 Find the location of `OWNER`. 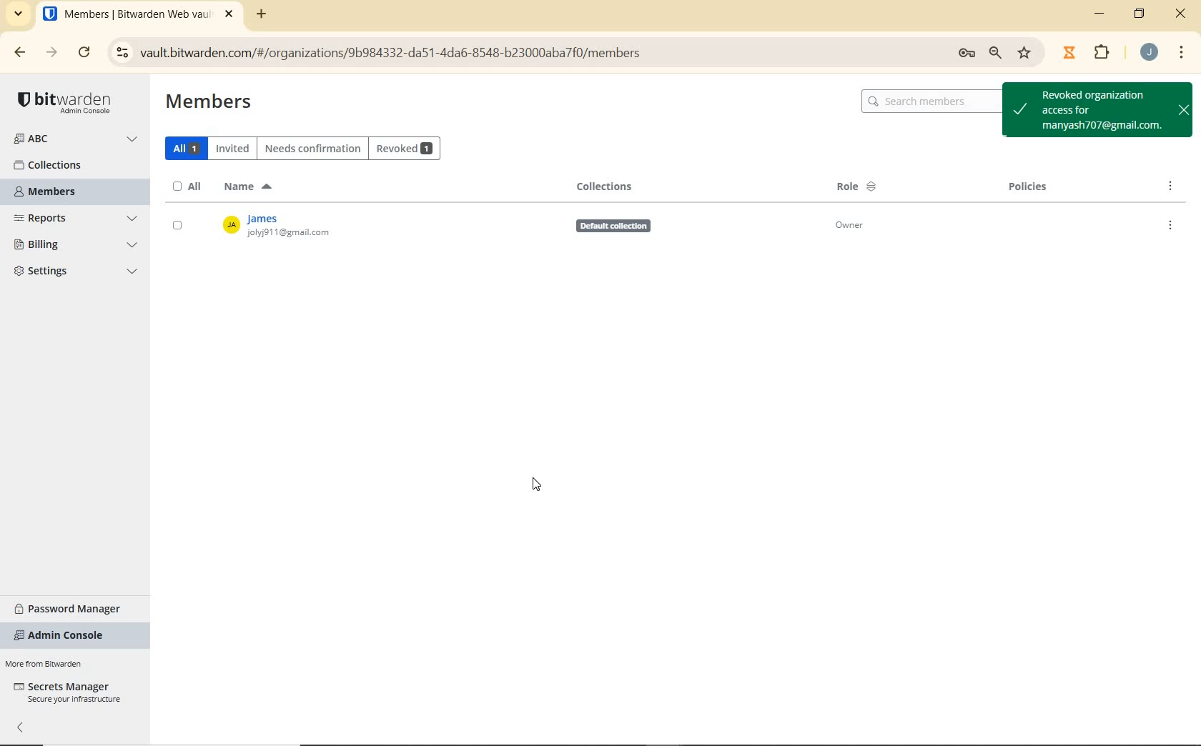

OWNER is located at coordinates (321, 226).